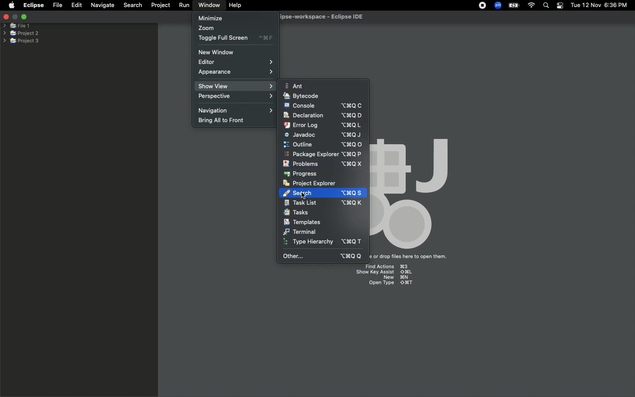 This screenshot has height=397, width=635. What do you see at coordinates (498, 5) in the screenshot?
I see `Zoom` at bounding box center [498, 5].